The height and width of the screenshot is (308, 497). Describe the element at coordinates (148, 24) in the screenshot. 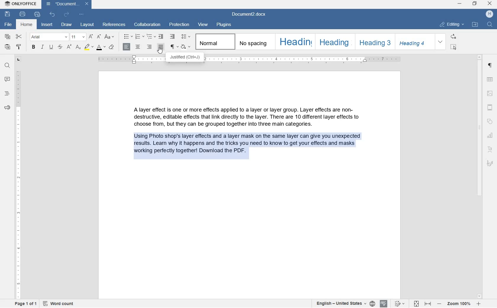

I see `COLLABORATION` at that location.